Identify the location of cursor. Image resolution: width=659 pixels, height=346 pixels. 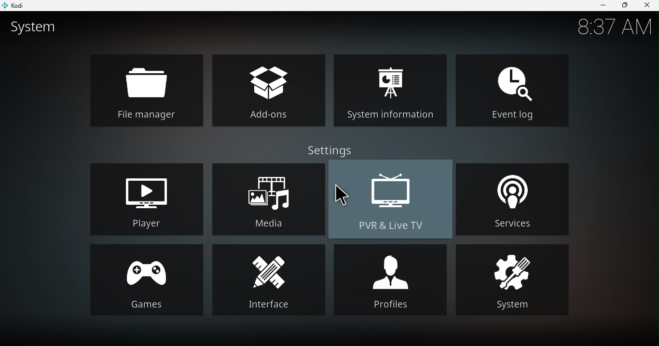
(339, 193).